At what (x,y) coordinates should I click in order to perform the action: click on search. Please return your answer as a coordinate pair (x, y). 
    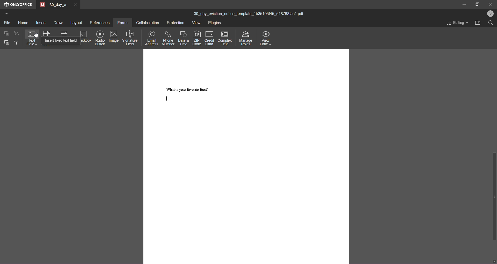
    Looking at the image, I should click on (491, 23).